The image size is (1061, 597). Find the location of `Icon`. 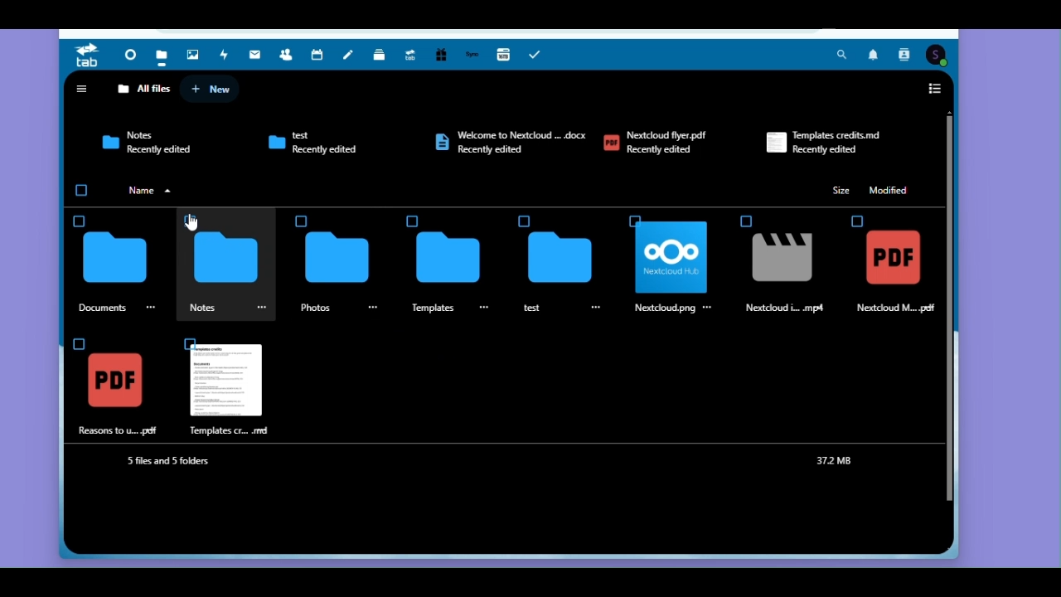

Icon is located at coordinates (893, 258).